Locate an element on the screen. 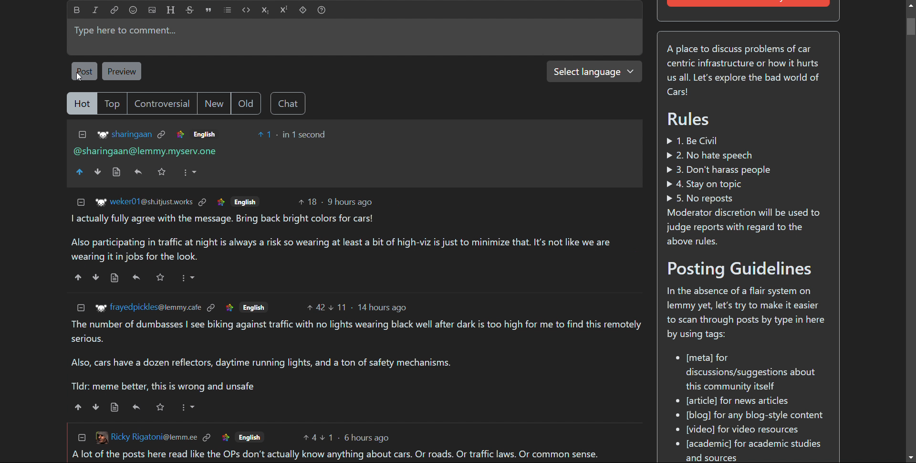 The image size is (916, 463). A place to discuss problems of car
centric infrastructure or how it hurts
us all. Let's explore the bad world of
Cars!

Rules

» 1. Be Civil

» 2. No hate speech

» 3. Don't harass people

> 4. Stay on topic

» 5. No reposts

Moderator discretion will be used to
judge reports with regard to the
above rules.

Posting Guidelines
In the absence of a flair system on
lemmy yet, let's try to make it easier
to scan through posts by type in here
by using tags:

* [meta] for
discussions/suggestions about
this community itself

eo [article] for news articles

[blog] for any blog-style content

* [video] for video resources

* [academic] for academic studies
and sources is located at coordinates (748, 250).